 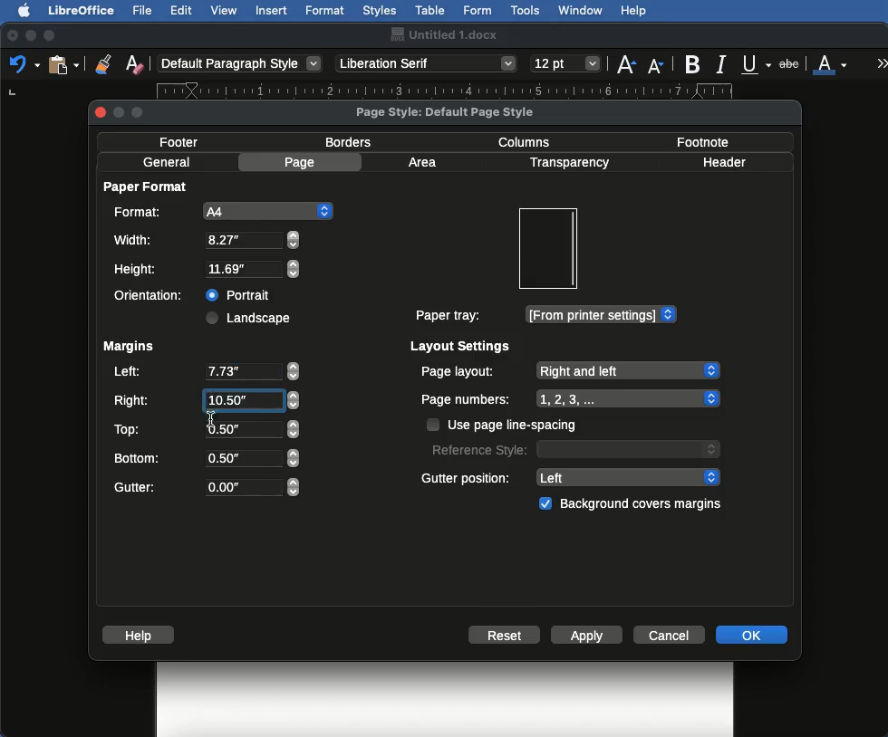 I want to click on Header, so click(x=724, y=162).